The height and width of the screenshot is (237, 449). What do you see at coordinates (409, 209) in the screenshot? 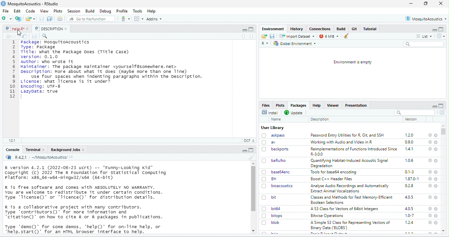
I see `4.0.5` at bounding box center [409, 209].